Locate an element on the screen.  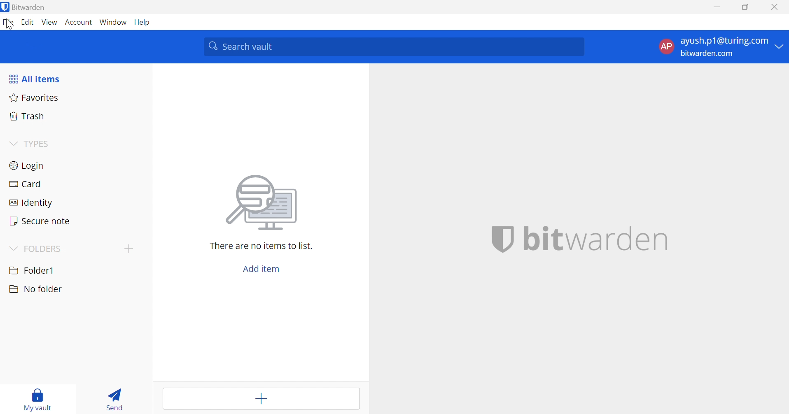
Help is located at coordinates (144, 23).